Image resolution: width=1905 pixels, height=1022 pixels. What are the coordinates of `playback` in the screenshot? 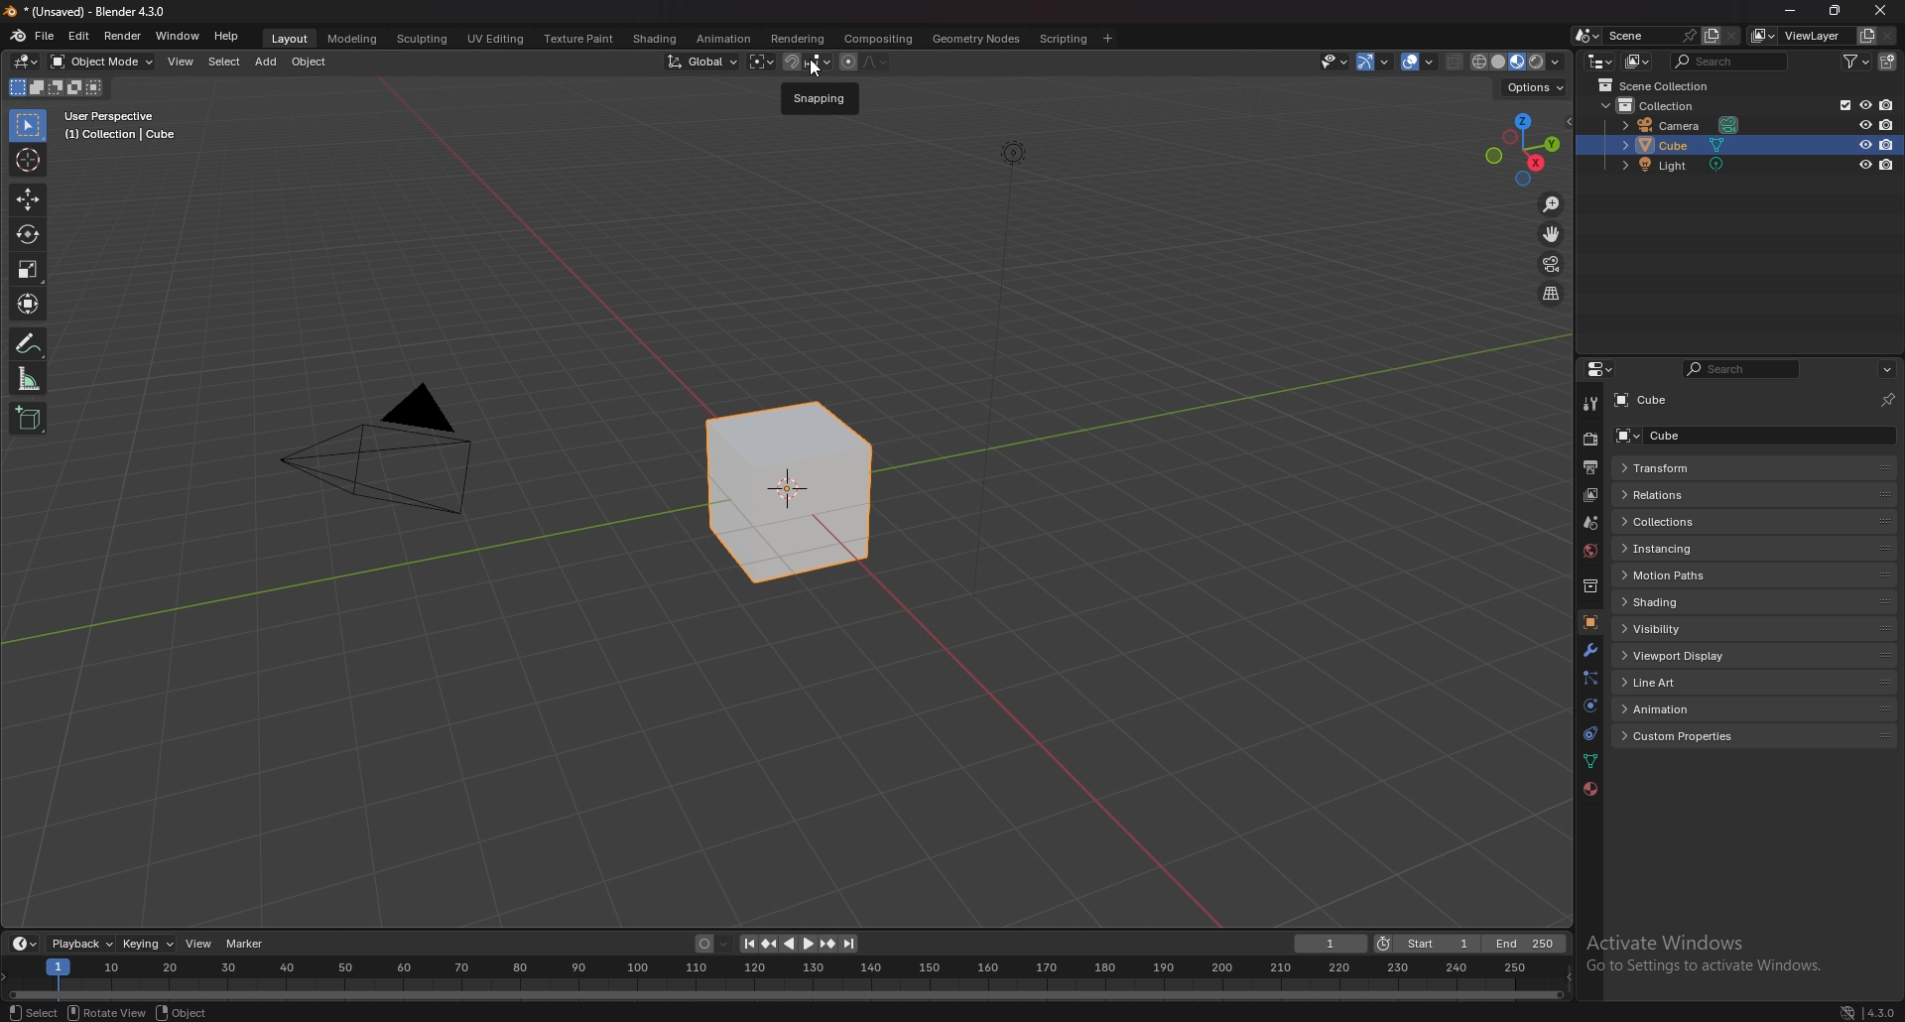 It's located at (81, 943).